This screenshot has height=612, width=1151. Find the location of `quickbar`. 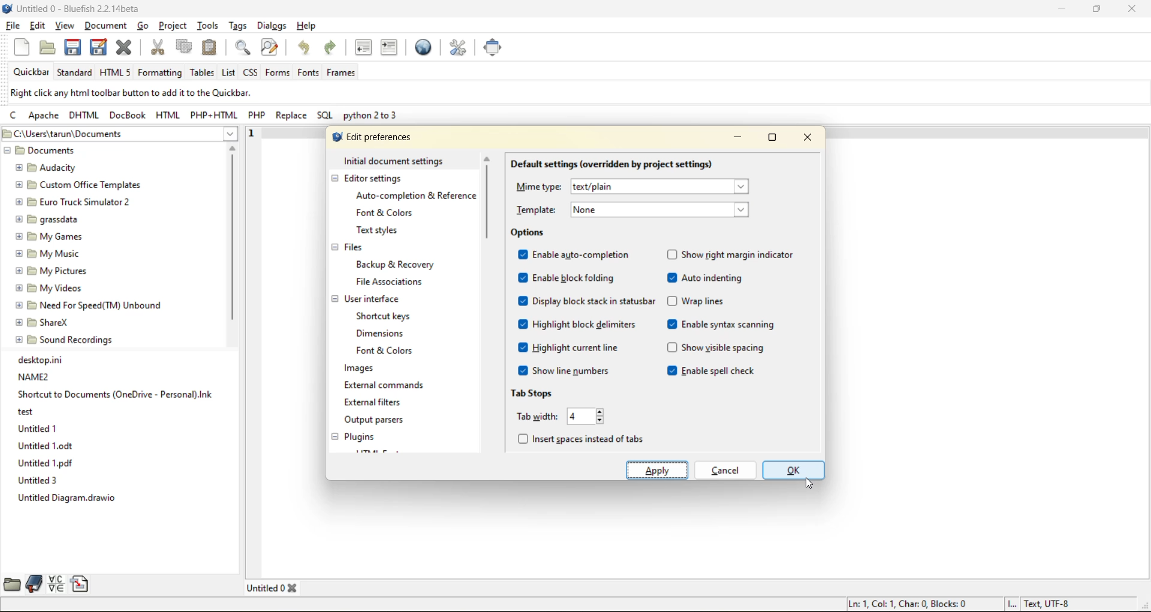

quickbar is located at coordinates (32, 72).